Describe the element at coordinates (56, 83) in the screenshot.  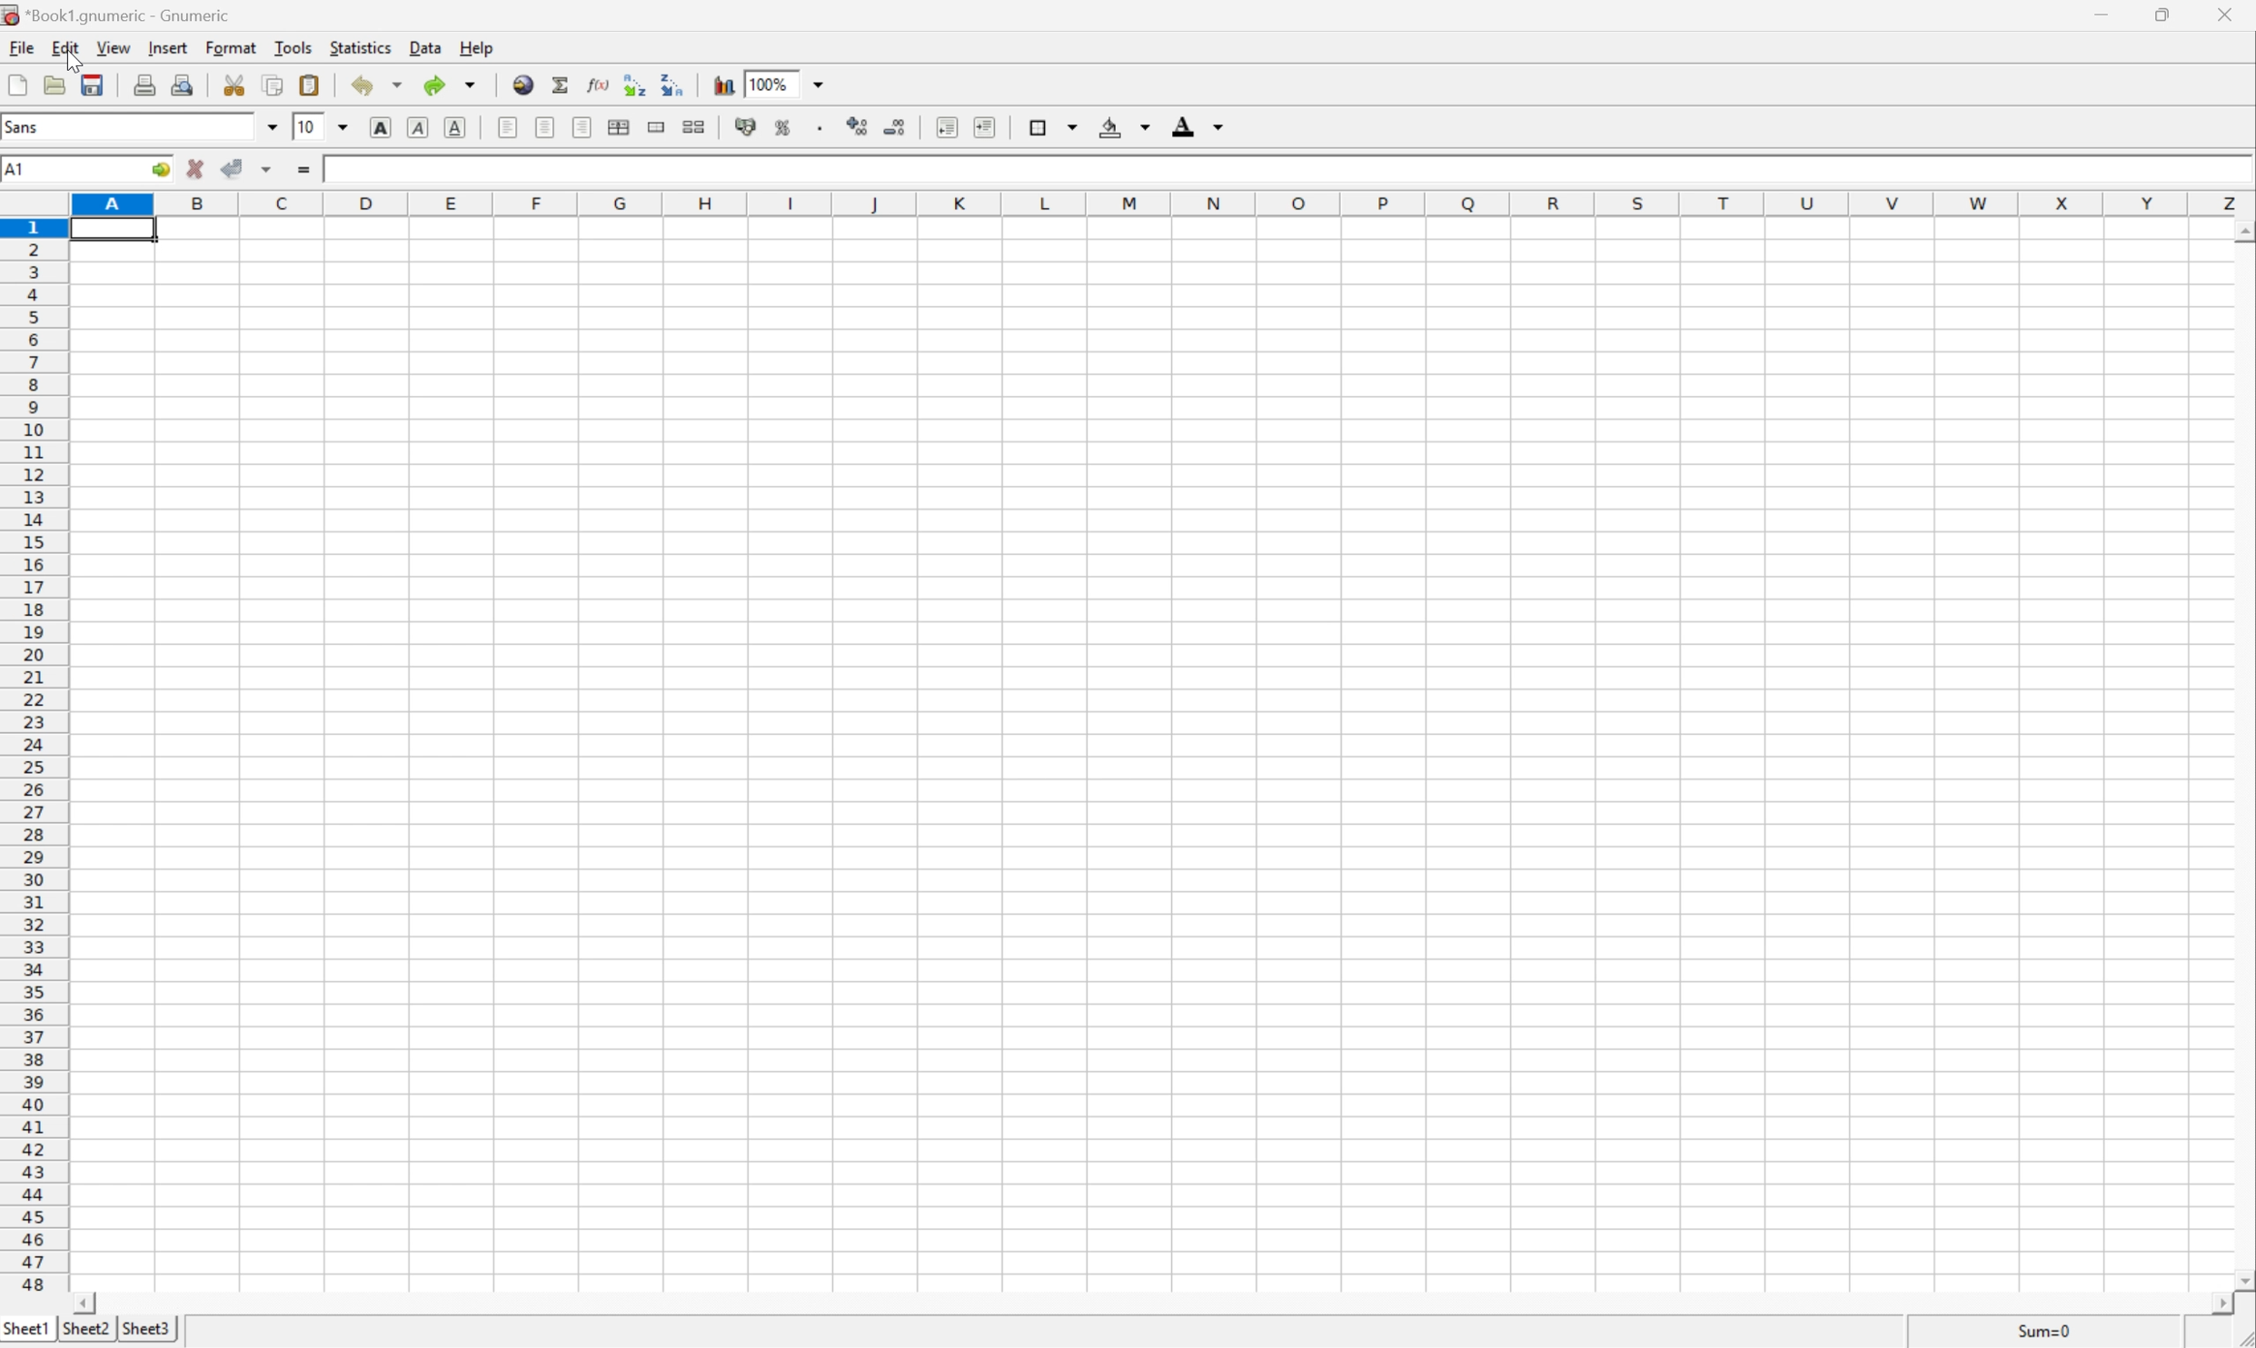
I see `open a file` at that location.